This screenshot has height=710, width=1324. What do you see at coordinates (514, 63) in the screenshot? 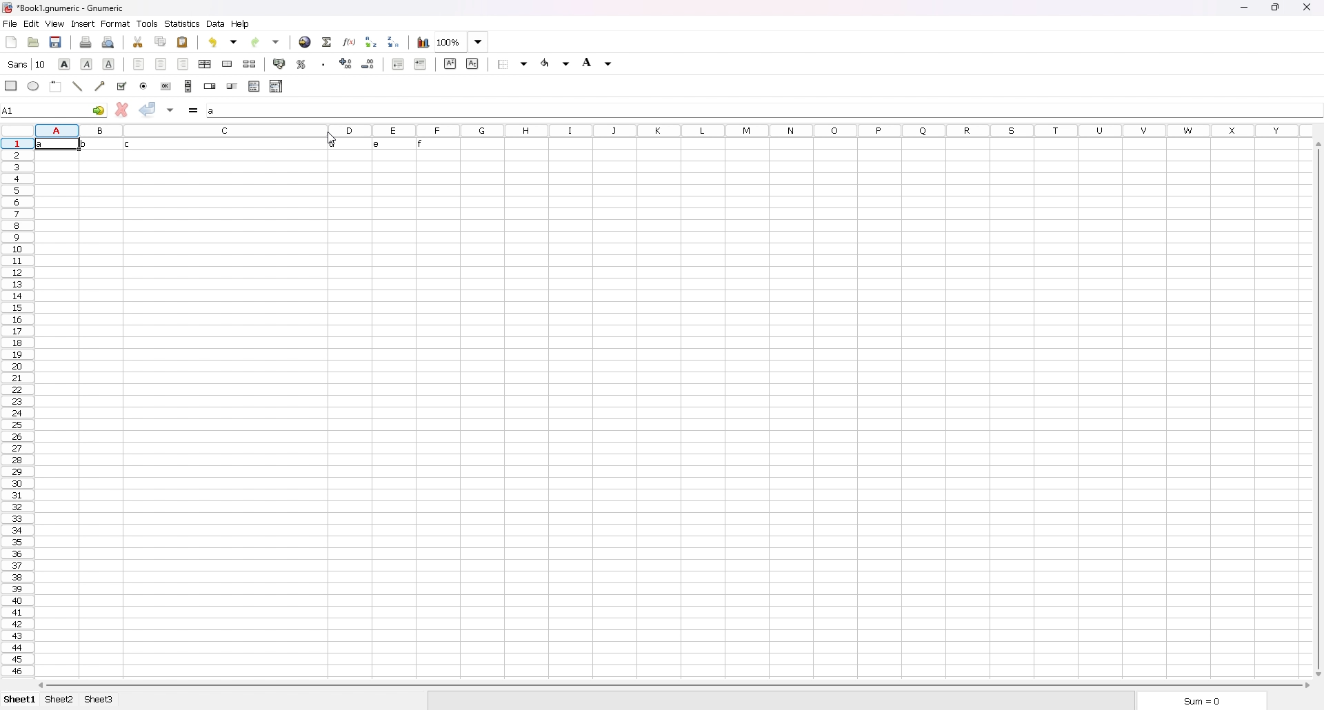
I see `border` at bounding box center [514, 63].